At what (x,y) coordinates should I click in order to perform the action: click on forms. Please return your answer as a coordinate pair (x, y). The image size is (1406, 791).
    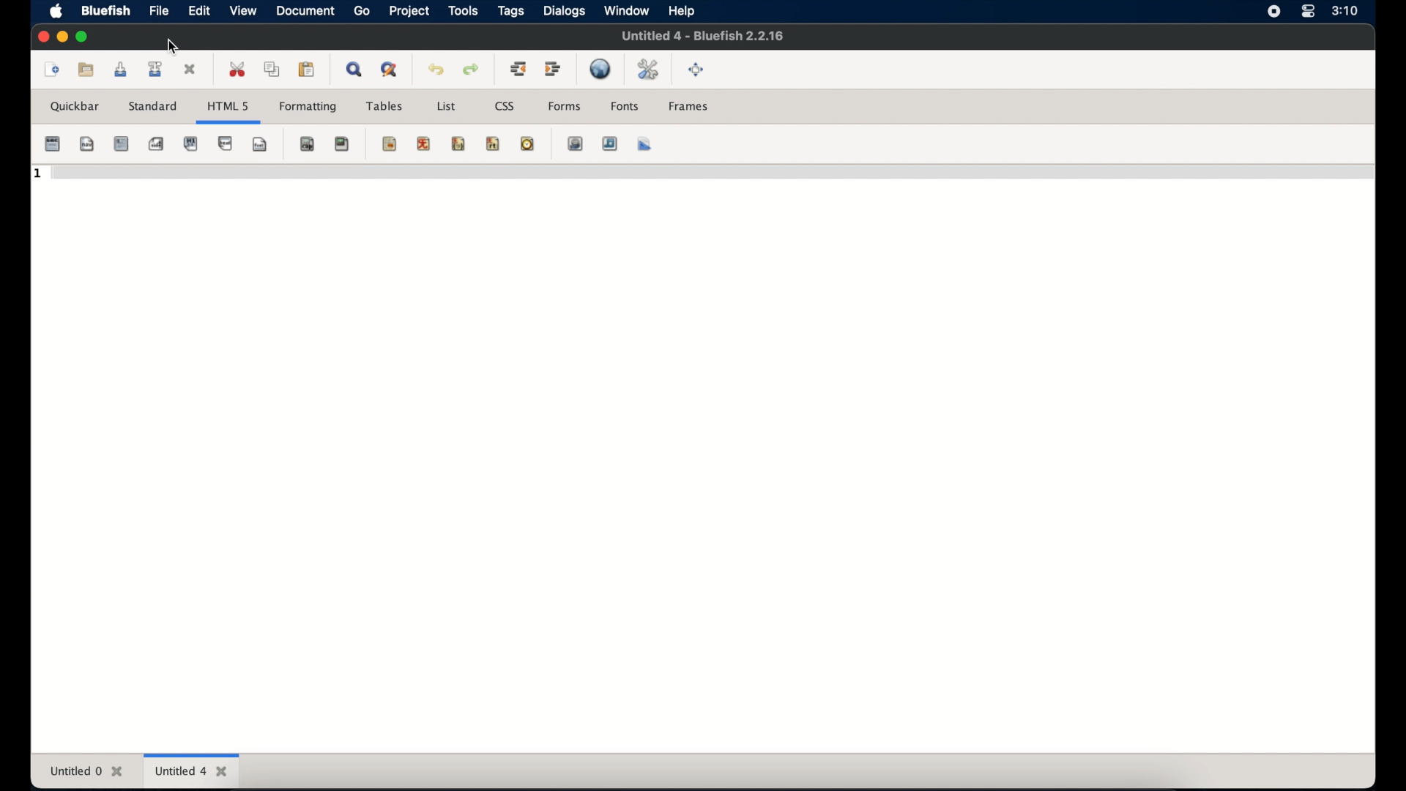
    Looking at the image, I should click on (564, 106).